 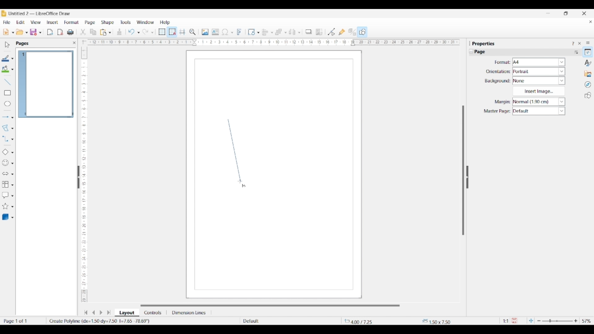 What do you see at coordinates (86, 312) in the screenshot?
I see `Jump to first slide` at bounding box center [86, 312].